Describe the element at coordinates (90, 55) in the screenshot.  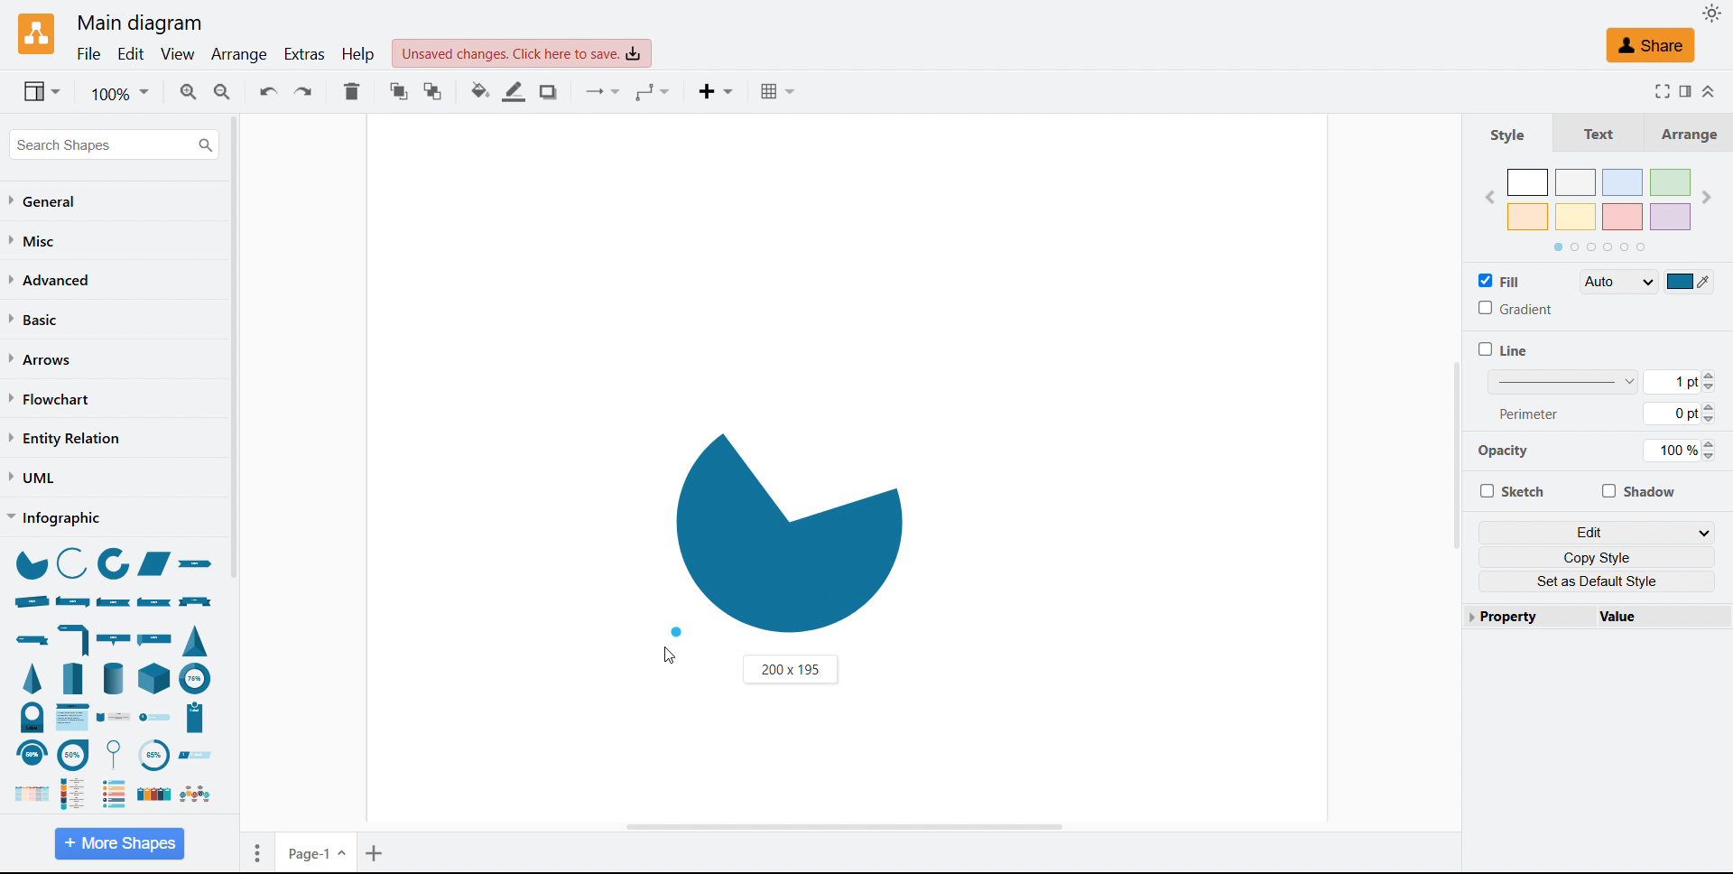
I see `File ` at that location.